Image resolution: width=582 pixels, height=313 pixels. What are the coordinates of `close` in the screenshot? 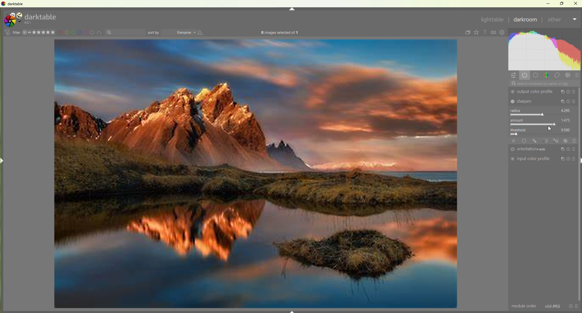 It's located at (25, 33).